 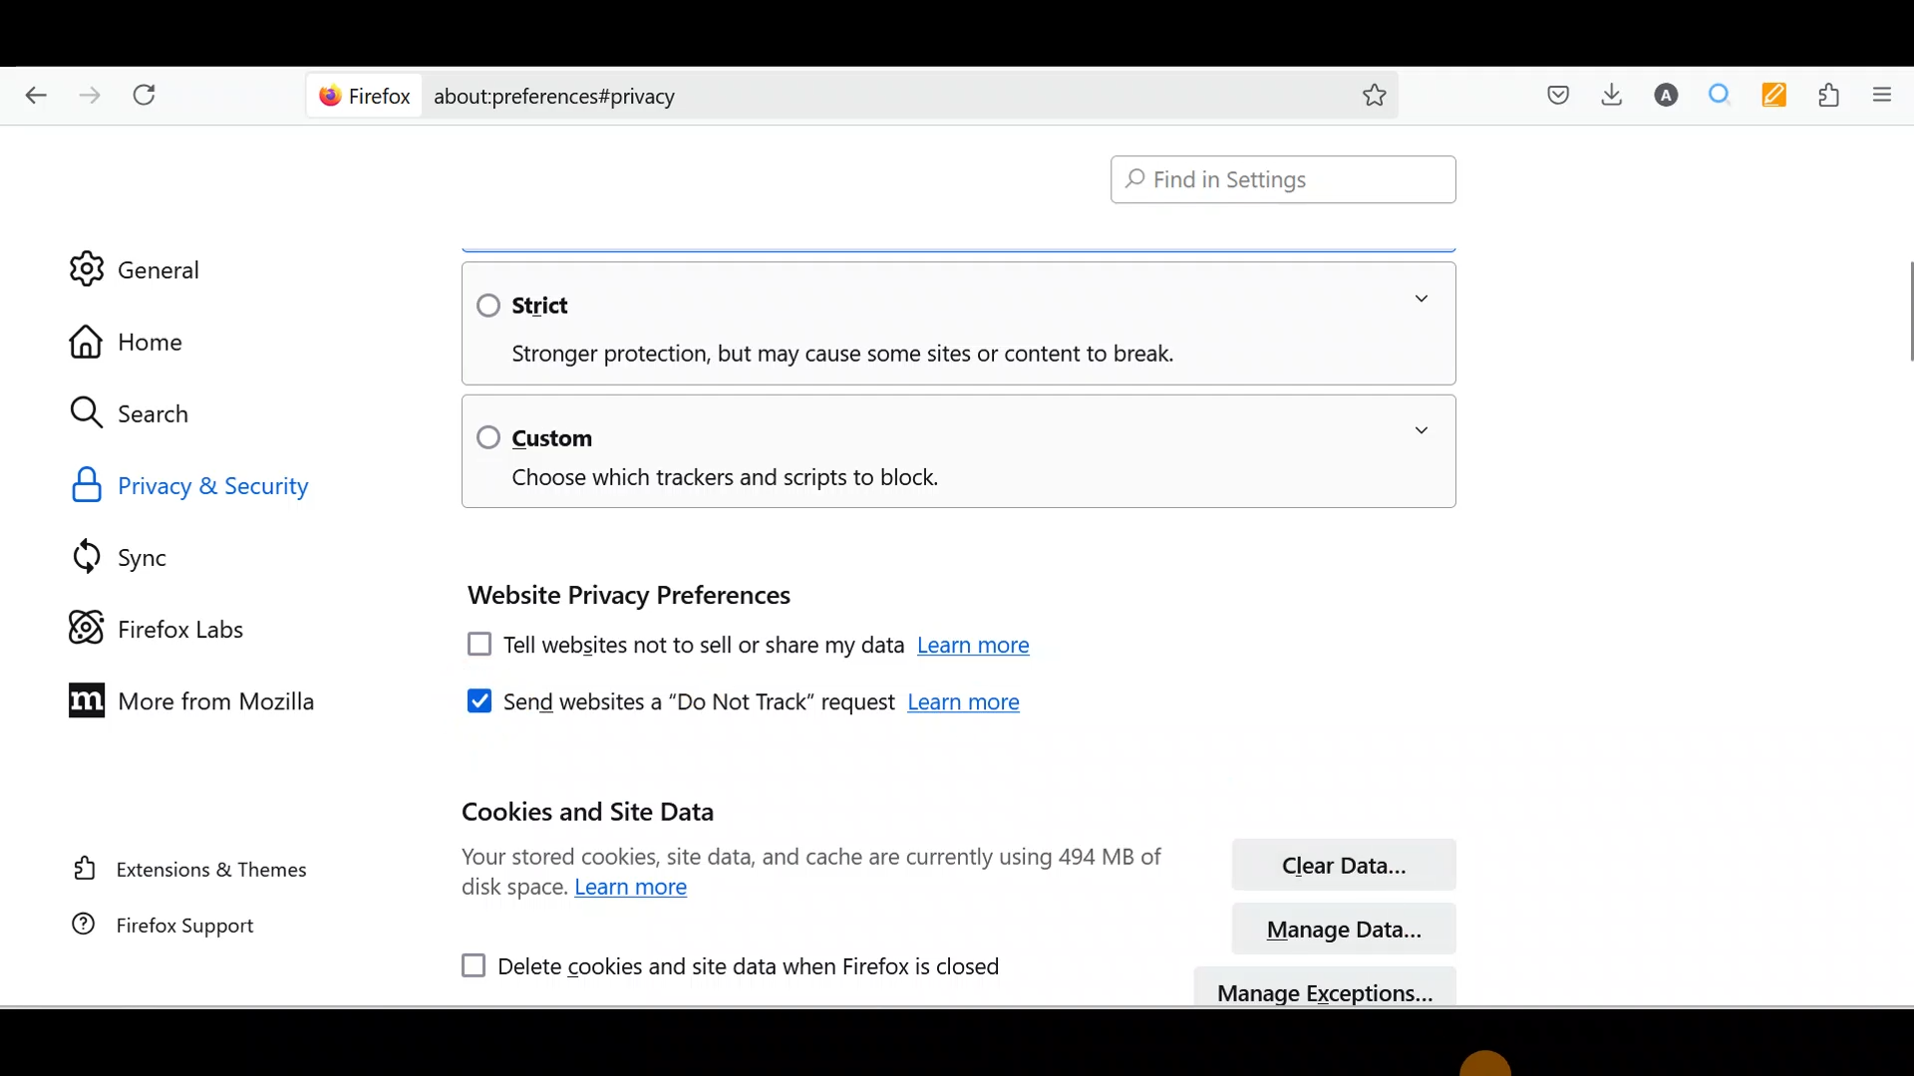 I want to click on Go back one page, so click(x=31, y=90).